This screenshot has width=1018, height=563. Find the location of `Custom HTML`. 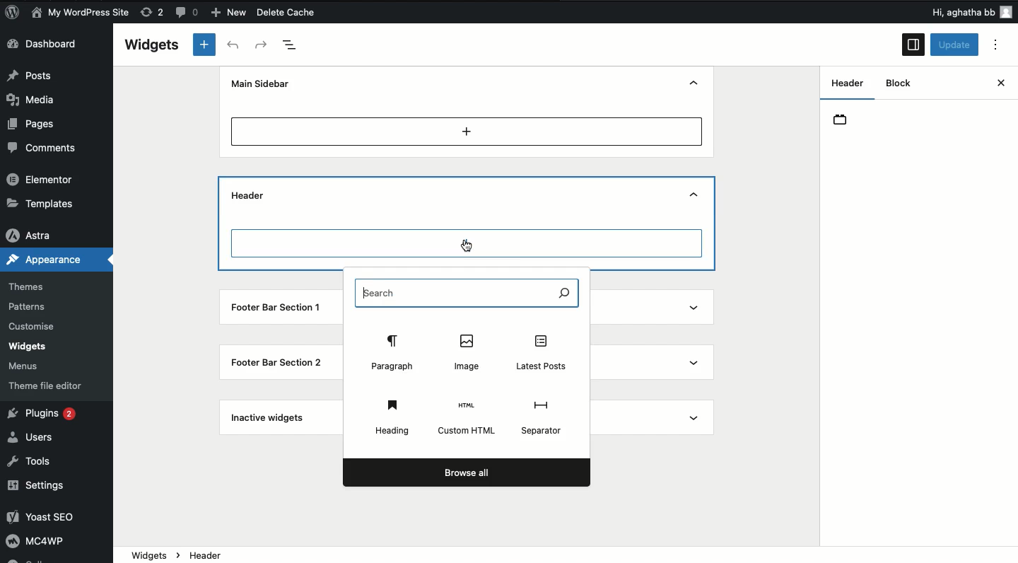

Custom HTML is located at coordinates (467, 419).